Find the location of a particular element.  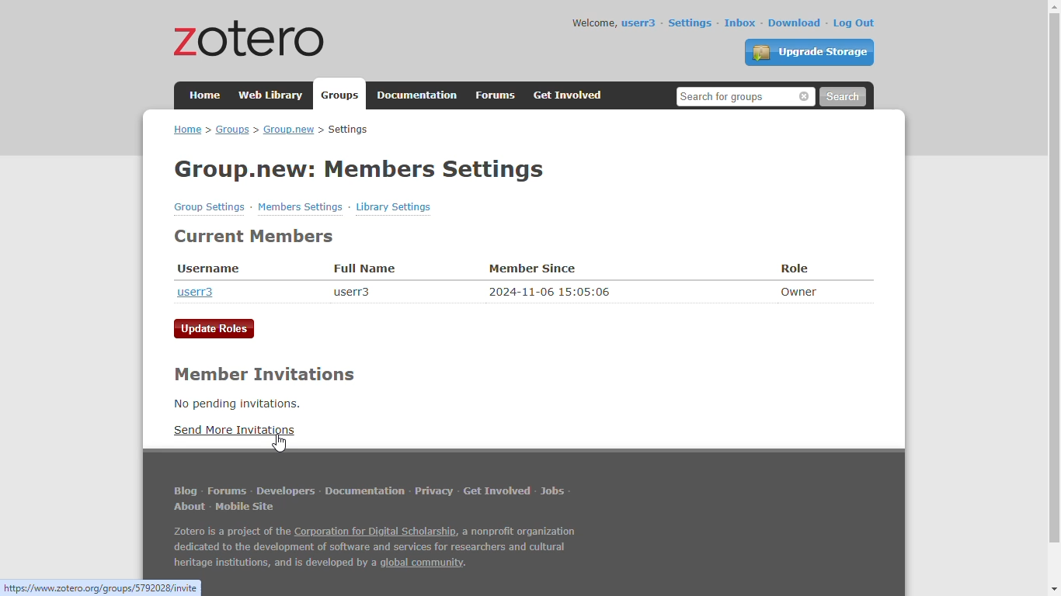

forums is located at coordinates (227, 490).